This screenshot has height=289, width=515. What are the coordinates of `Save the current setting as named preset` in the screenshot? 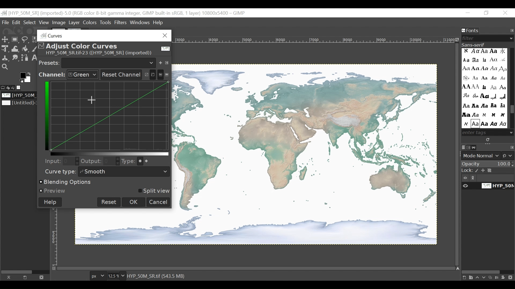 It's located at (161, 62).